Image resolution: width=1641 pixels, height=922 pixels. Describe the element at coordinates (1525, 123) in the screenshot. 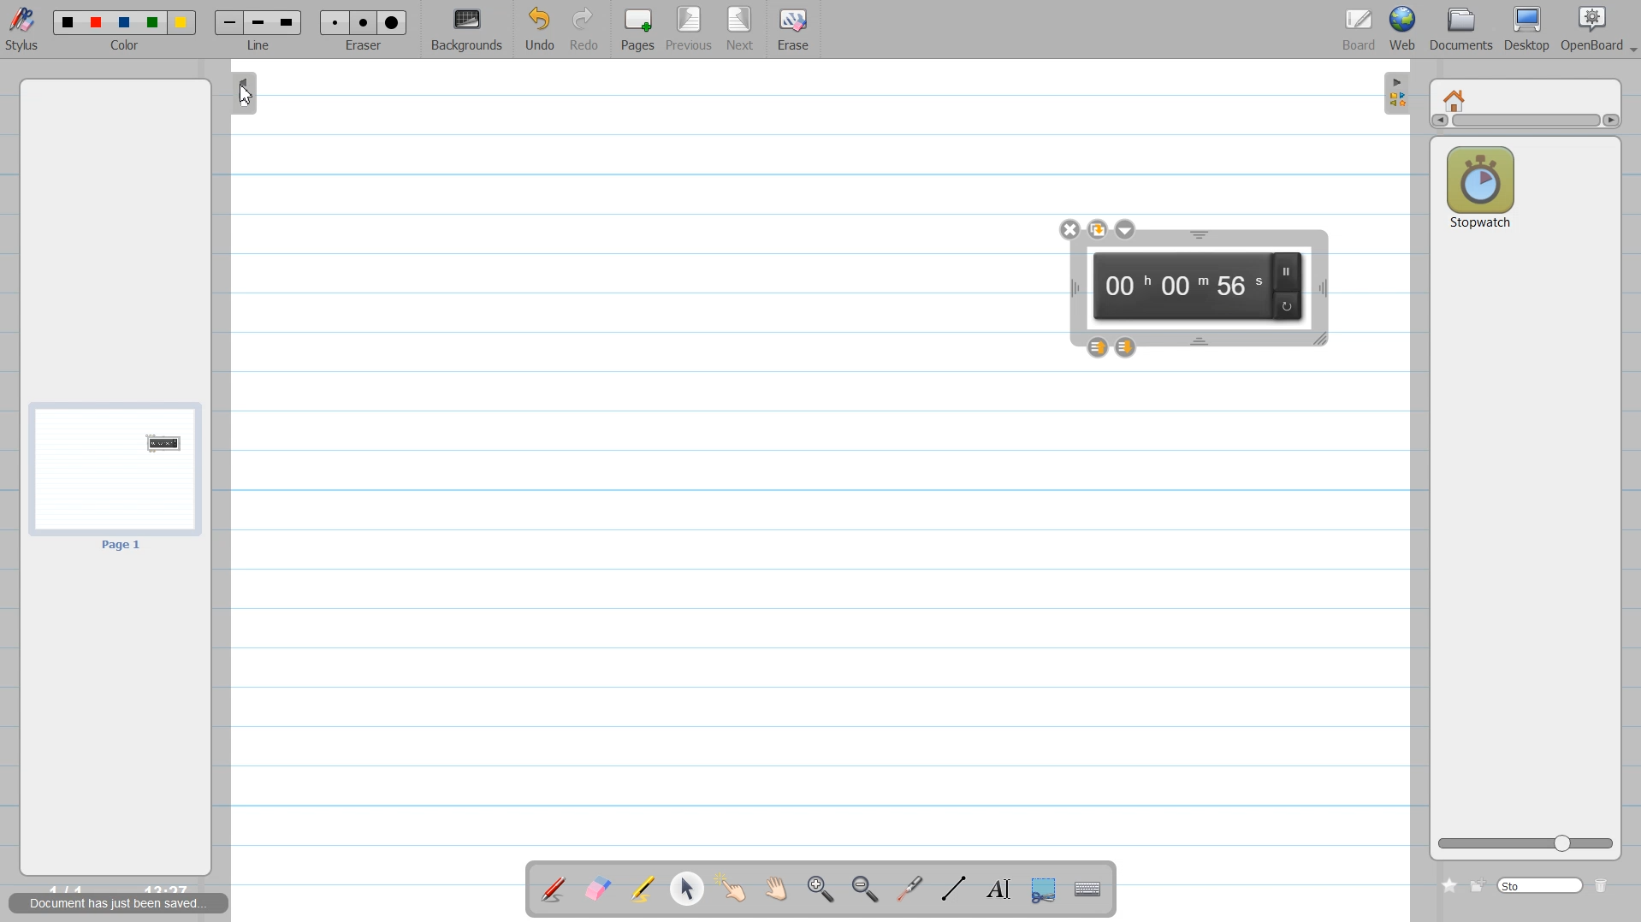

I see `Vertical scroll bar` at that location.